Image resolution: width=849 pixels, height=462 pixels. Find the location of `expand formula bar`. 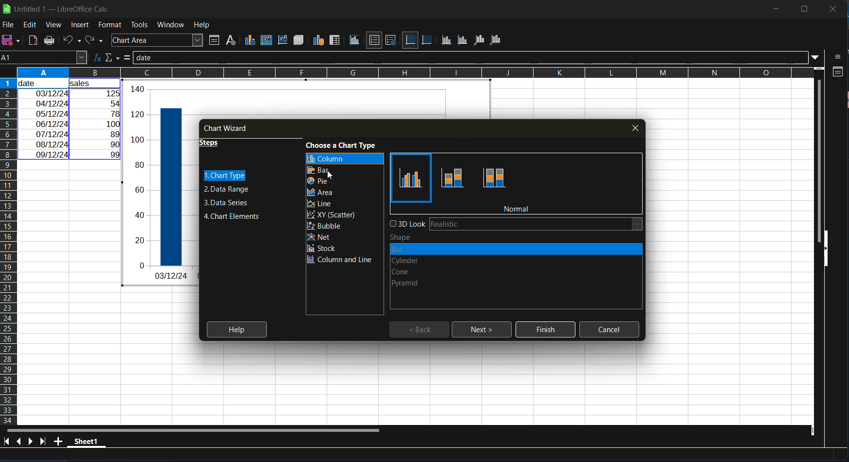

expand formula bar is located at coordinates (816, 58).